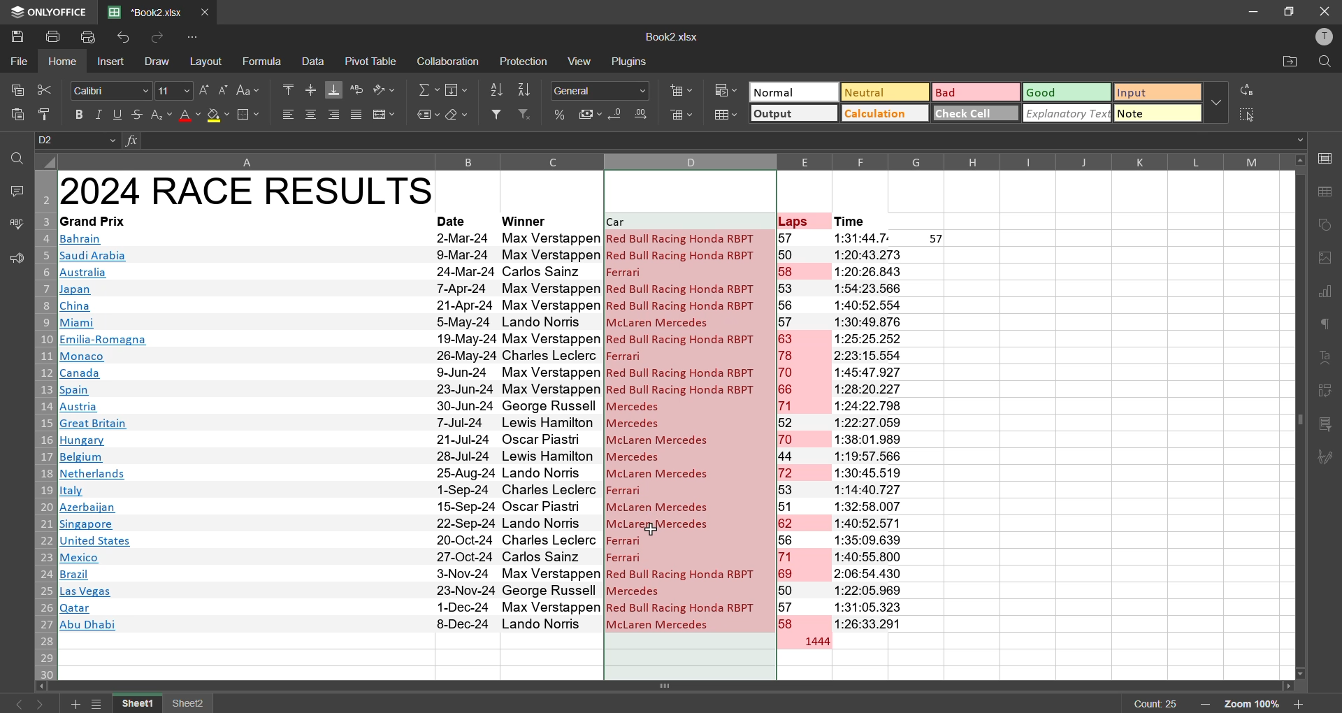 This screenshot has width=1342, height=713. Describe the element at coordinates (552, 432) in the screenshot. I see `Racer’s name` at that location.